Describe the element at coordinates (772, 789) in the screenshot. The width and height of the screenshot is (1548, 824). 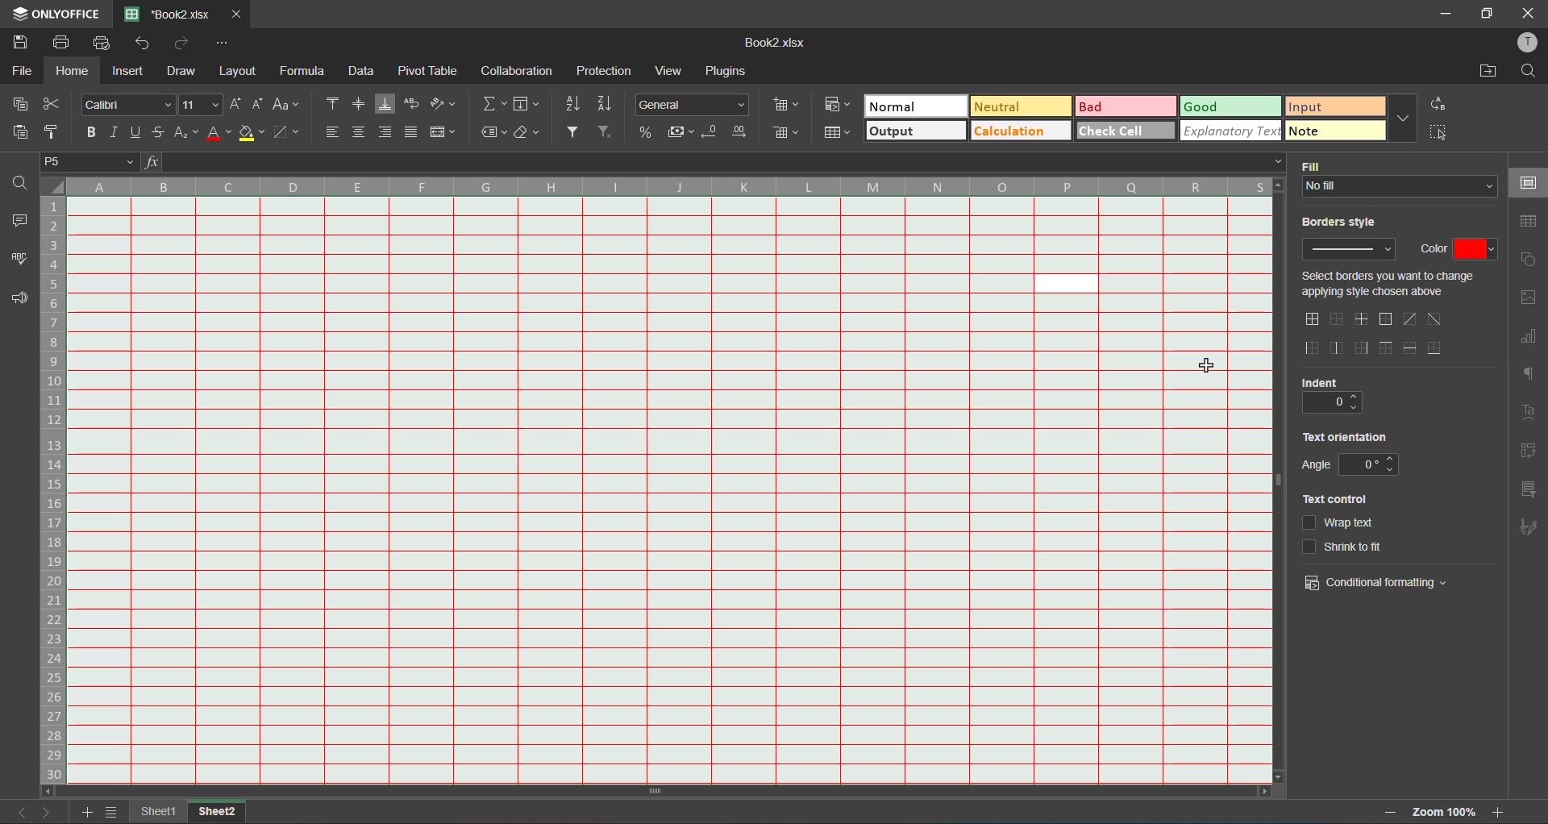
I see `scroll bar` at that location.